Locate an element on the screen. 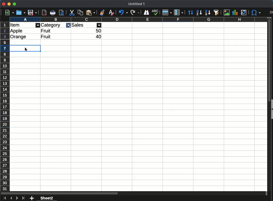  image is located at coordinates (227, 12).